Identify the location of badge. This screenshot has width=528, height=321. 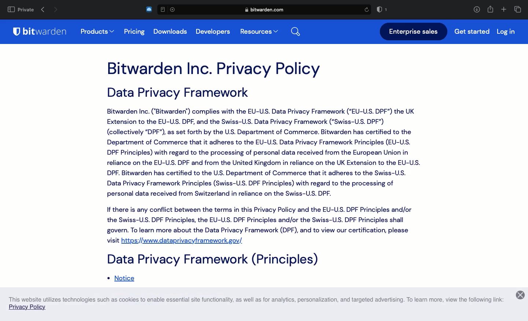
(381, 9).